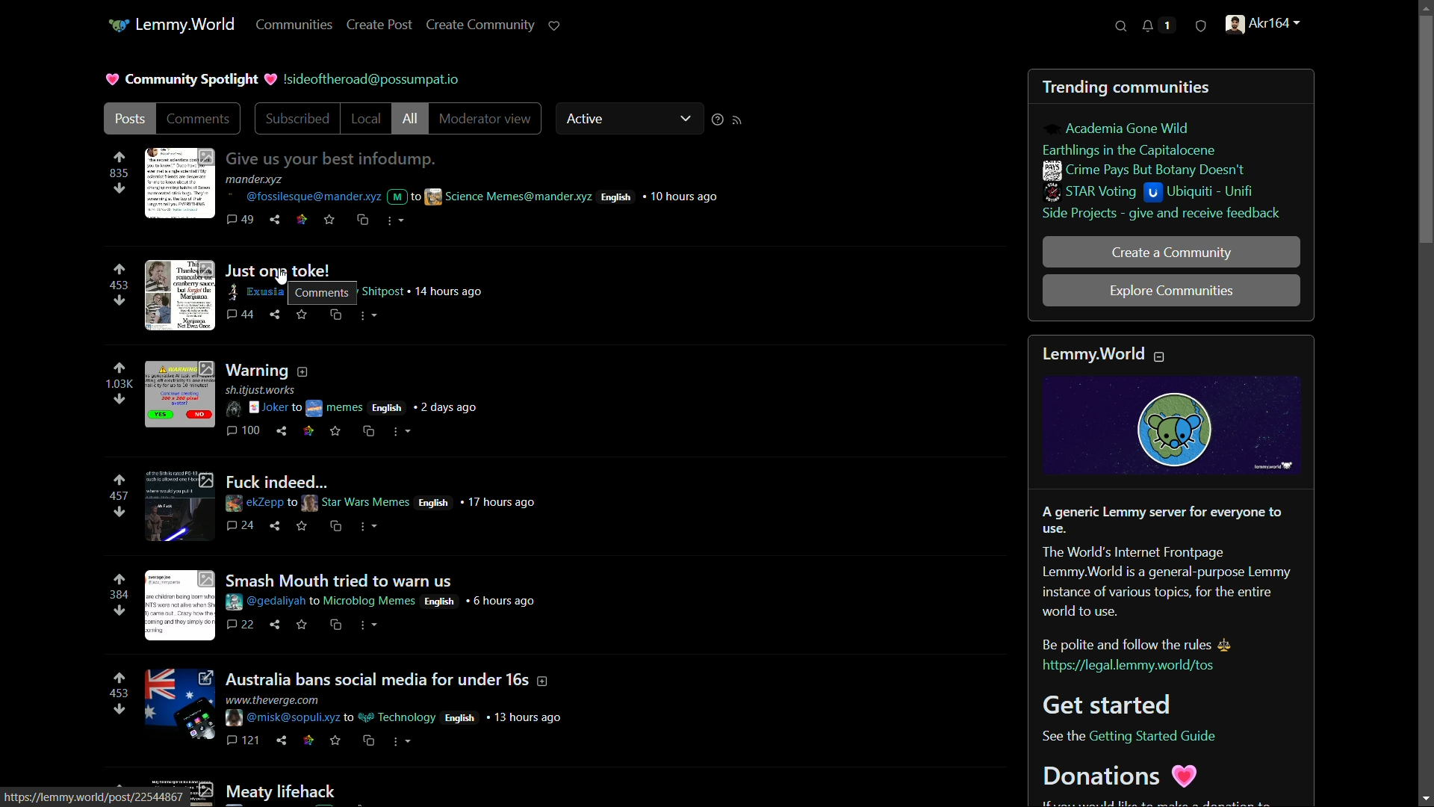  I want to click on crosspost, so click(370, 740).